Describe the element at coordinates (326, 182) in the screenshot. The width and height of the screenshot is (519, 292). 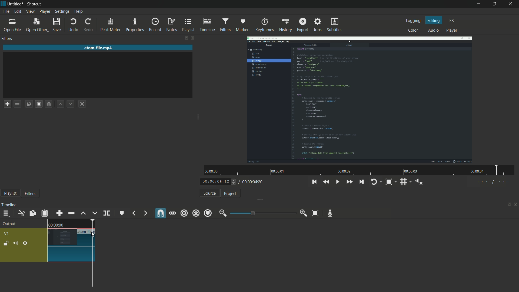
I see `quickly play backward` at that location.